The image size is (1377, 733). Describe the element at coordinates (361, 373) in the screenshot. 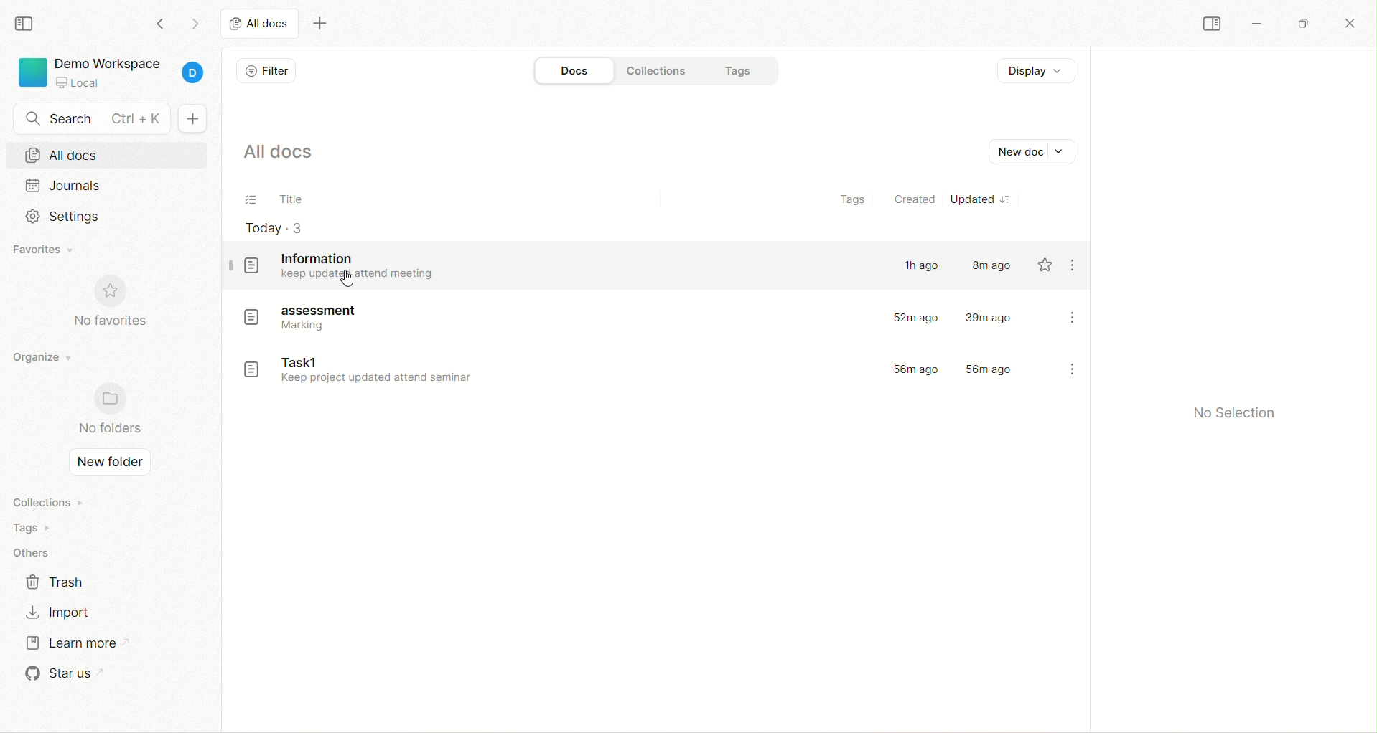

I see `document` at that location.